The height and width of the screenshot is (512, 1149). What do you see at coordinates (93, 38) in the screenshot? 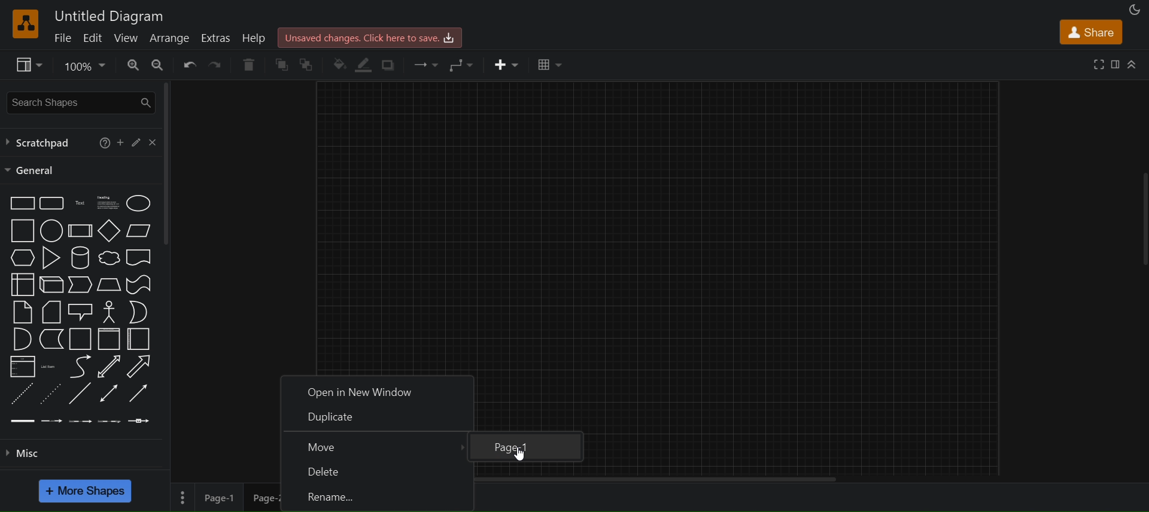
I see `edit` at bounding box center [93, 38].